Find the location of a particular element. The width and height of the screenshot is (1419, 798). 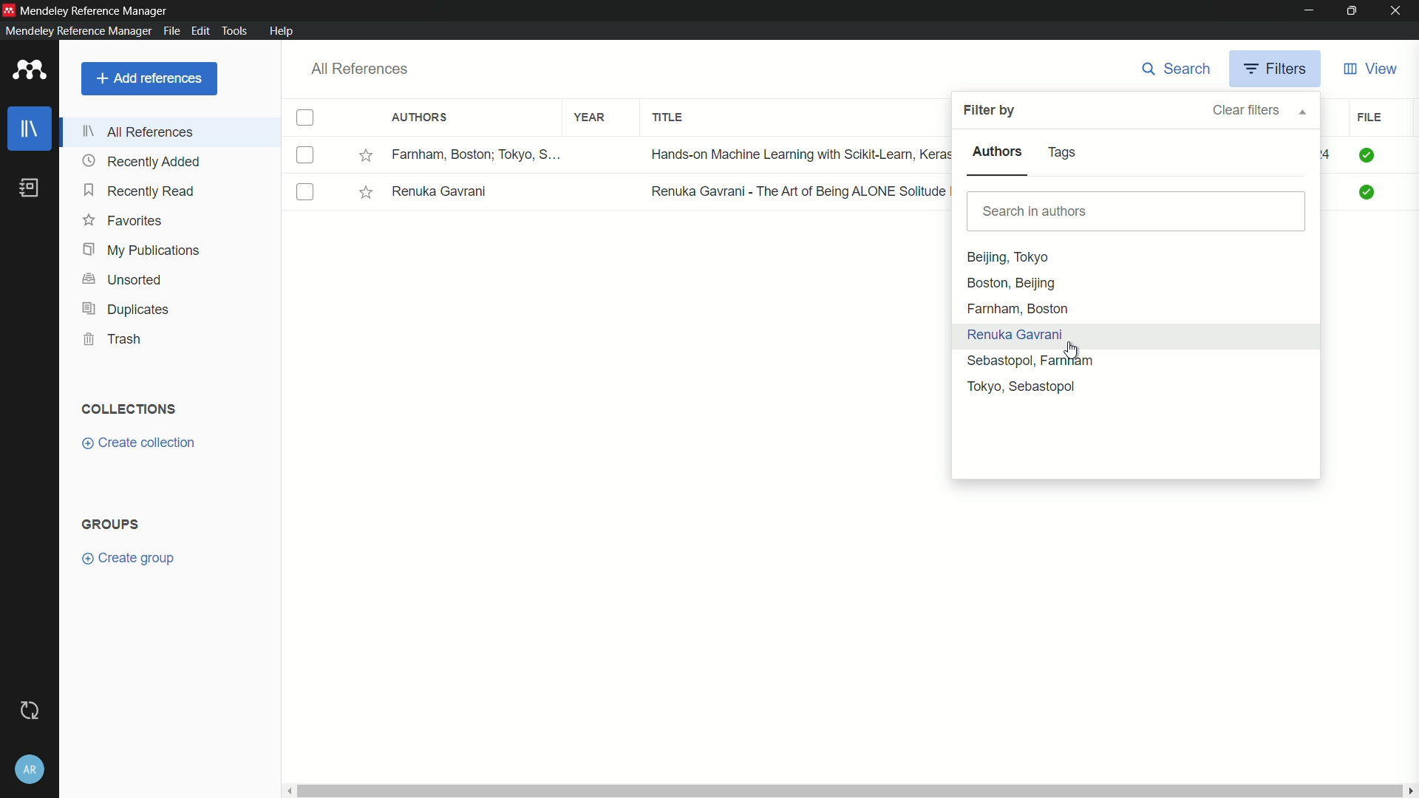

Farnham, Boston; Tokyo, S... is located at coordinates (477, 153).